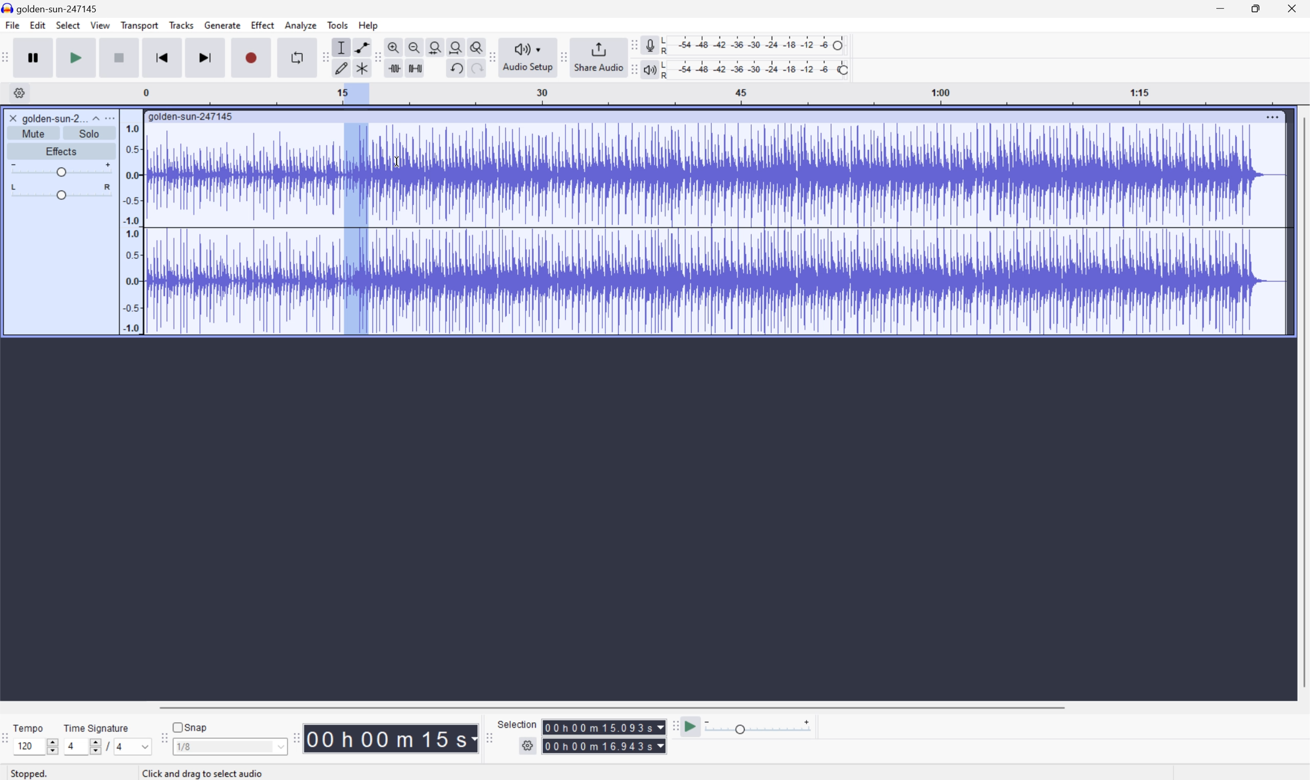  Describe the element at coordinates (181, 25) in the screenshot. I see `Tracks` at that location.